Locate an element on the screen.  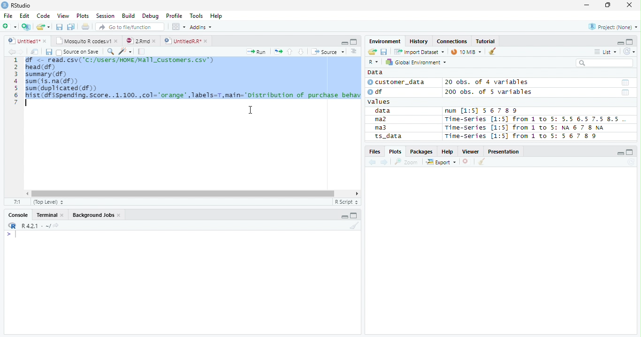
List is located at coordinates (605, 52).